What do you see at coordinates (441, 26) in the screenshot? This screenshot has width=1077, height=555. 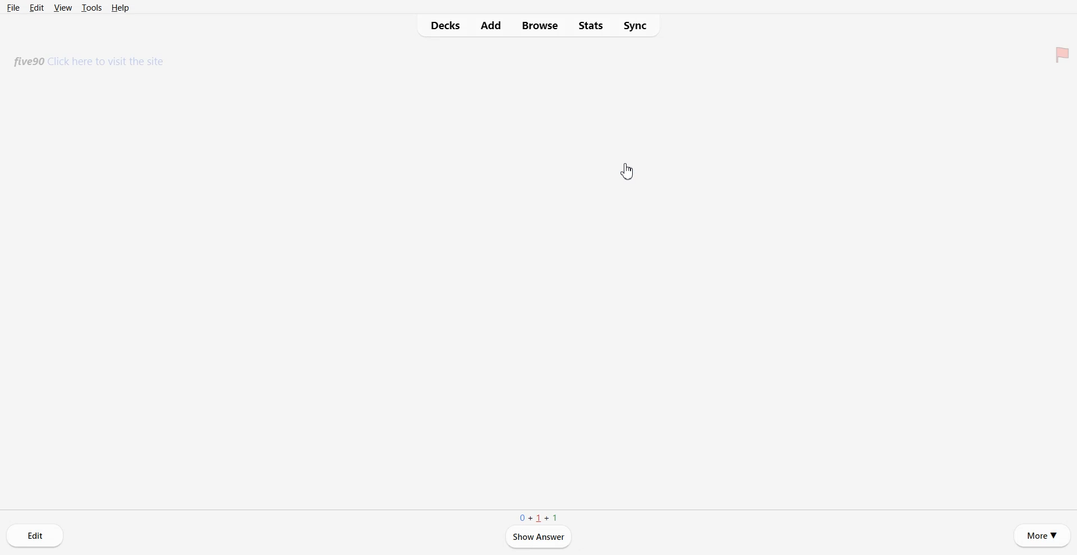 I see `Decks` at bounding box center [441, 26].